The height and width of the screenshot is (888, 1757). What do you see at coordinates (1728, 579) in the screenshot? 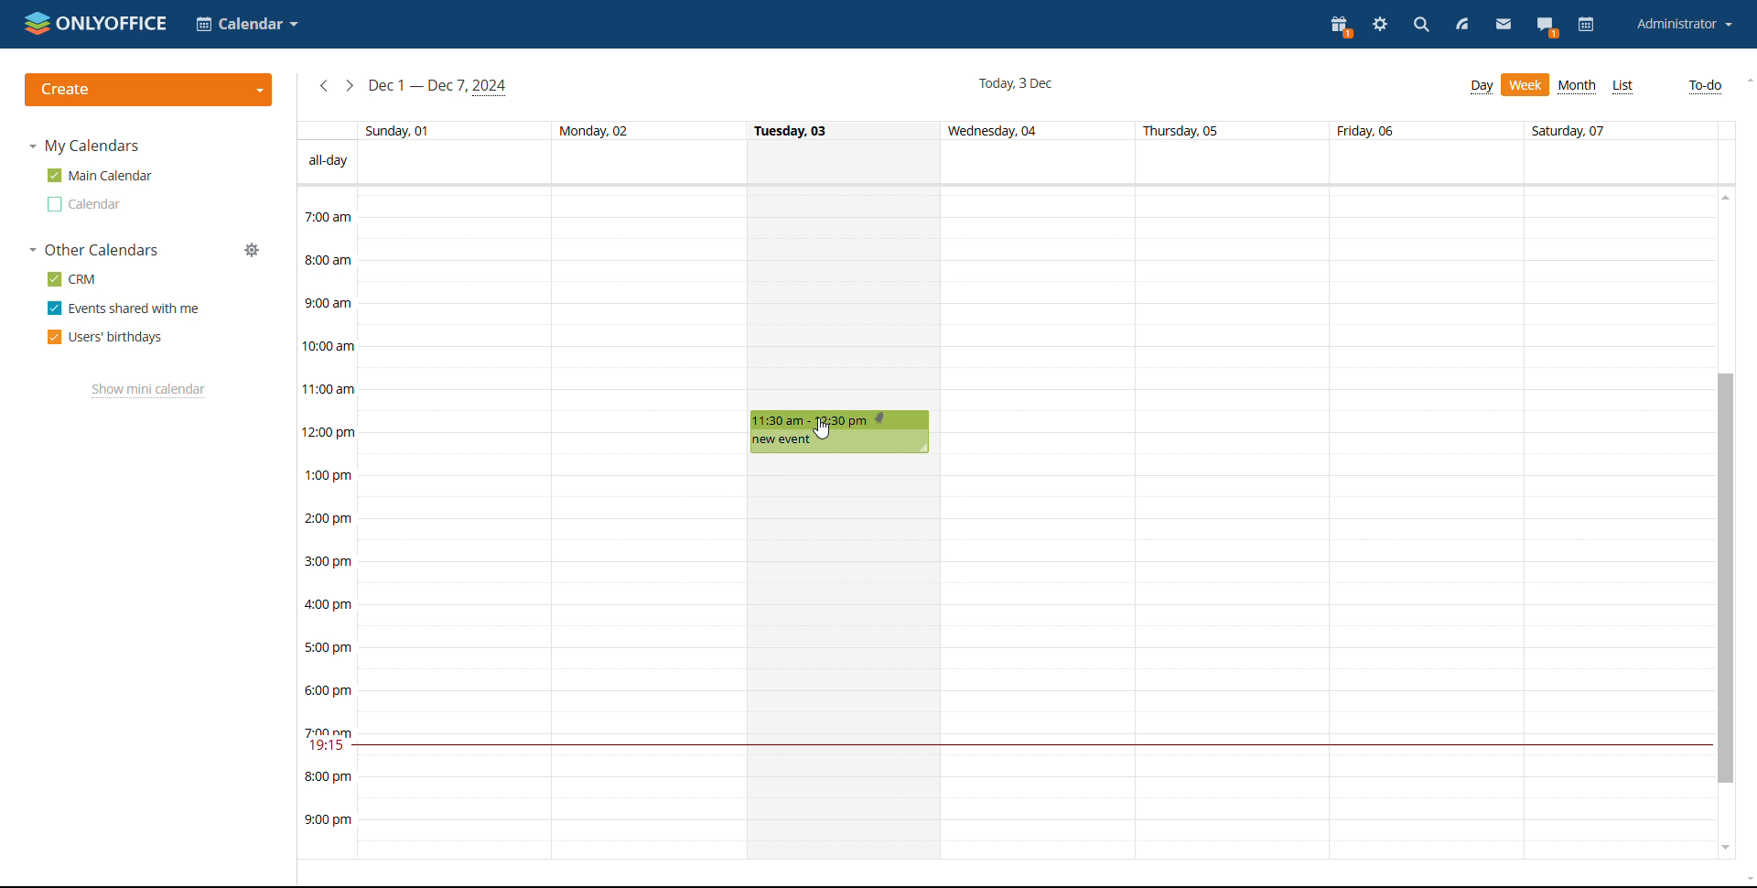
I see `scrollbar` at bounding box center [1728, 579].